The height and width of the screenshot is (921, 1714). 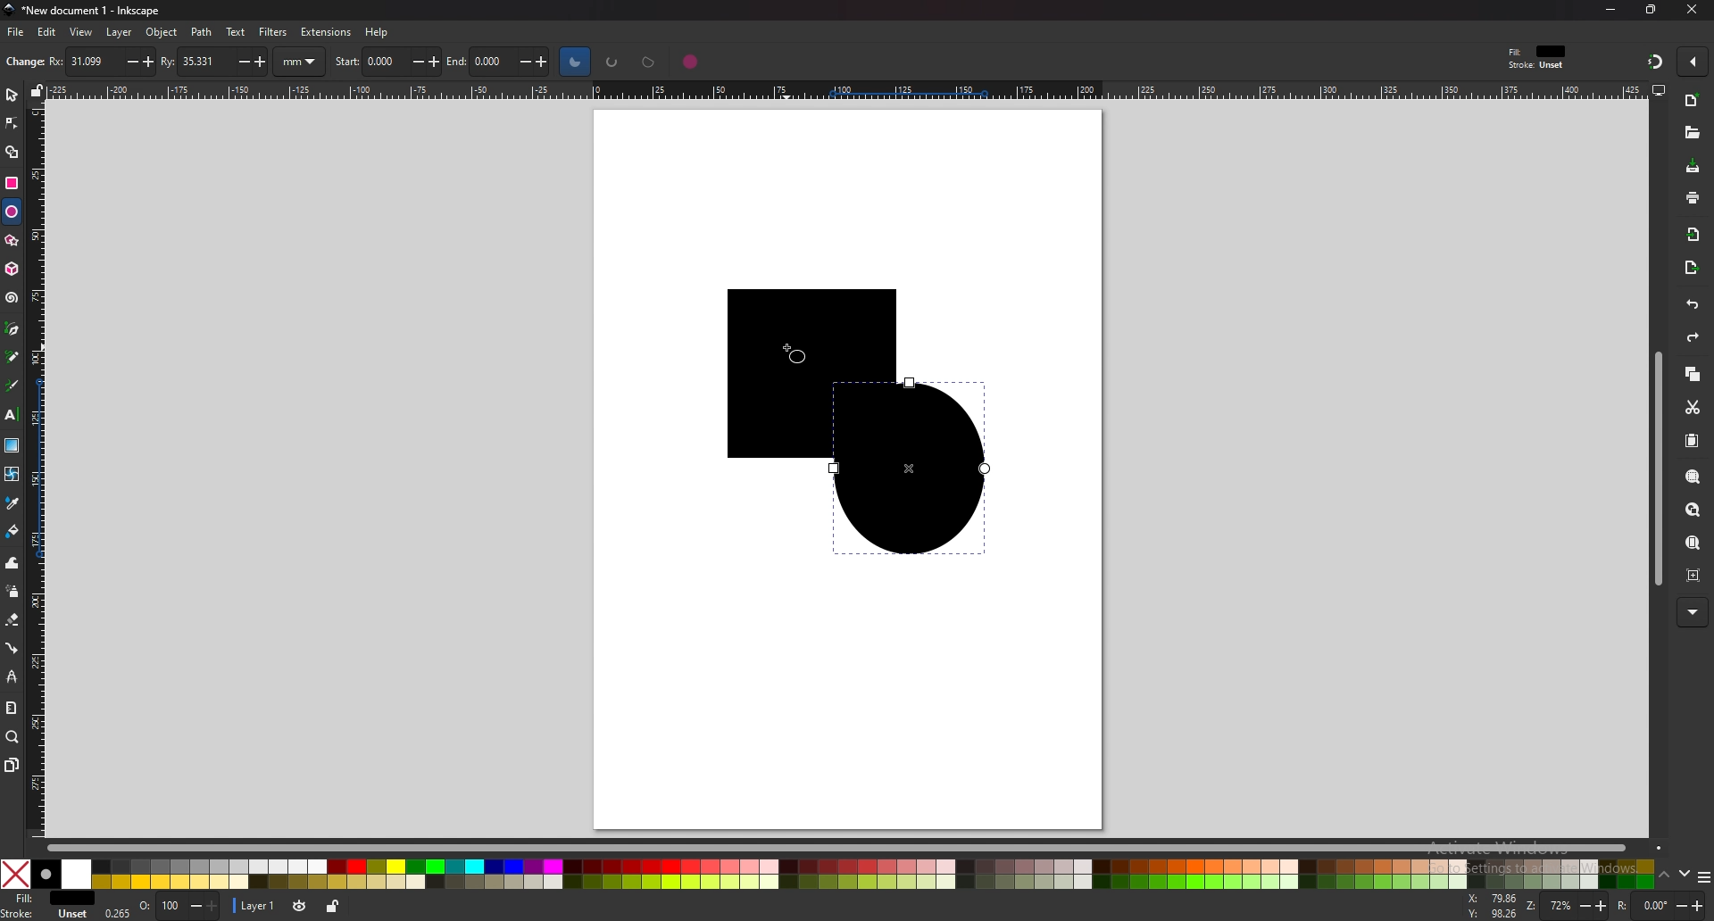 What do you see at coordinates (1566, 907) in the screenshot?
I see `zoom` at bounding box center [1566, 907].